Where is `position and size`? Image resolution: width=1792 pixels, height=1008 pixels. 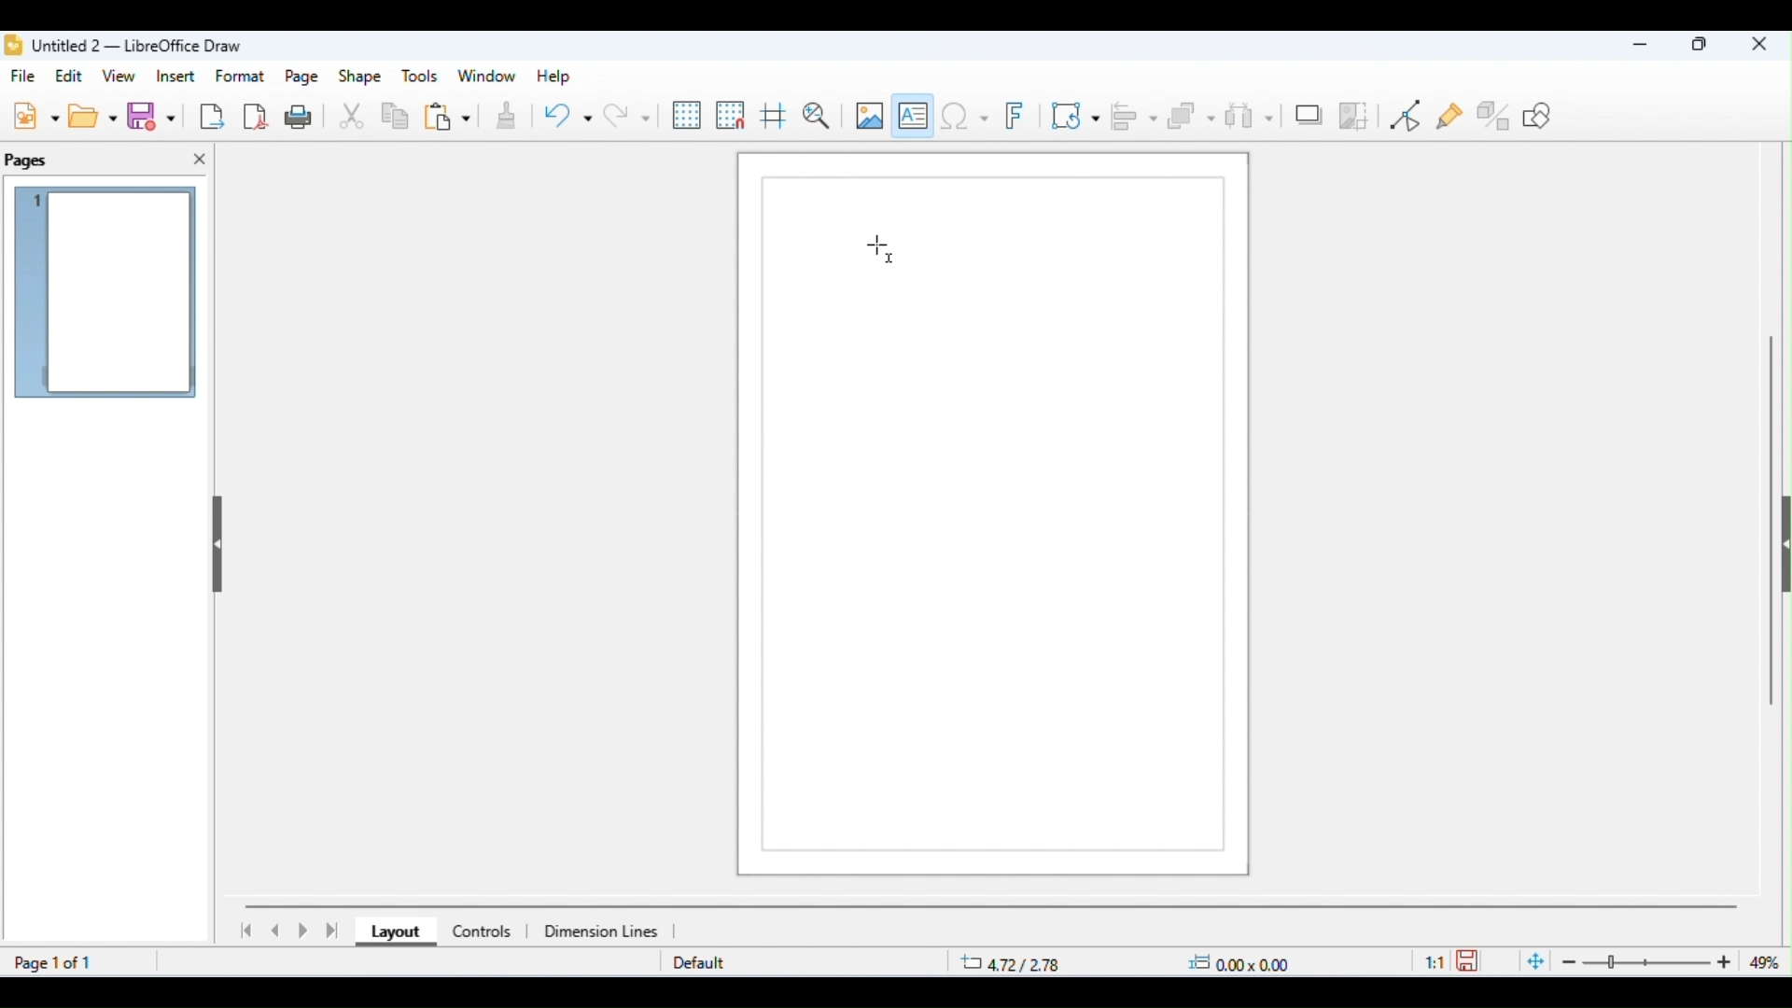
position and size is located at coordinates (1127, 963).